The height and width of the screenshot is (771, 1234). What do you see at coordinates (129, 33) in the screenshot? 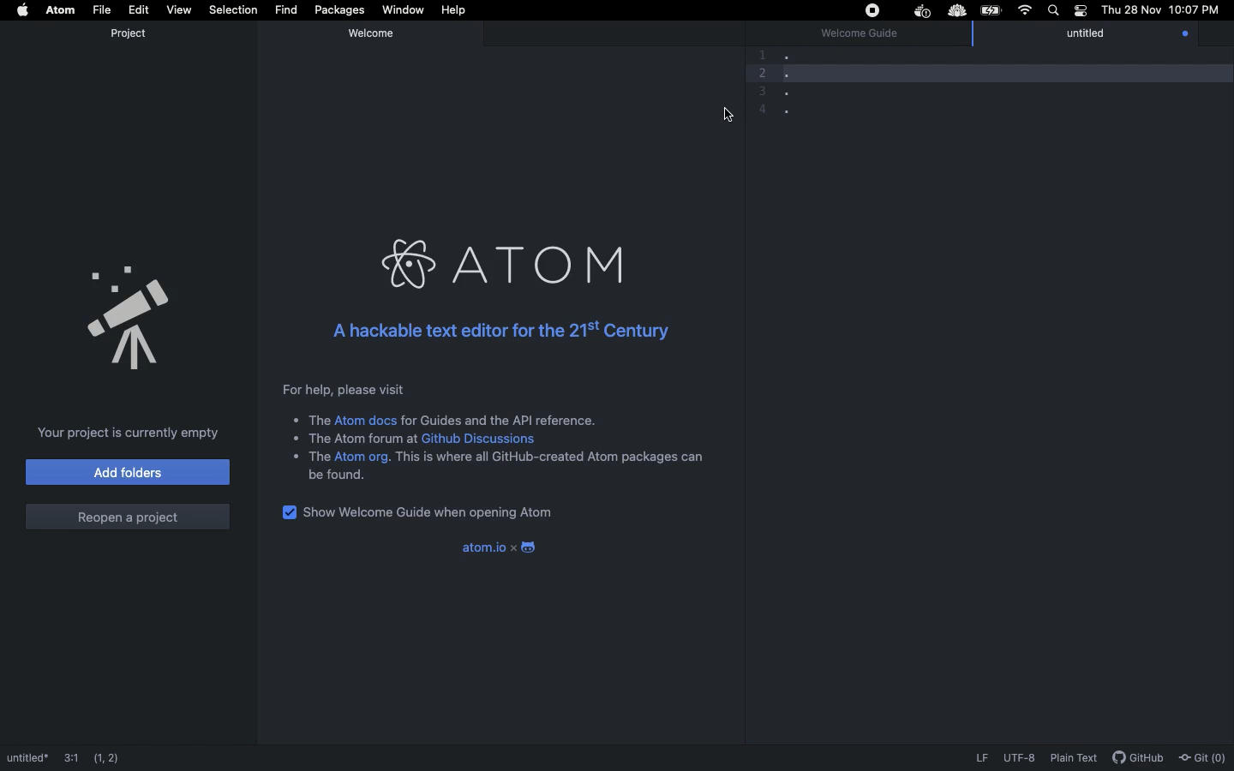
I see `Project` at bounding box center [129, 33].